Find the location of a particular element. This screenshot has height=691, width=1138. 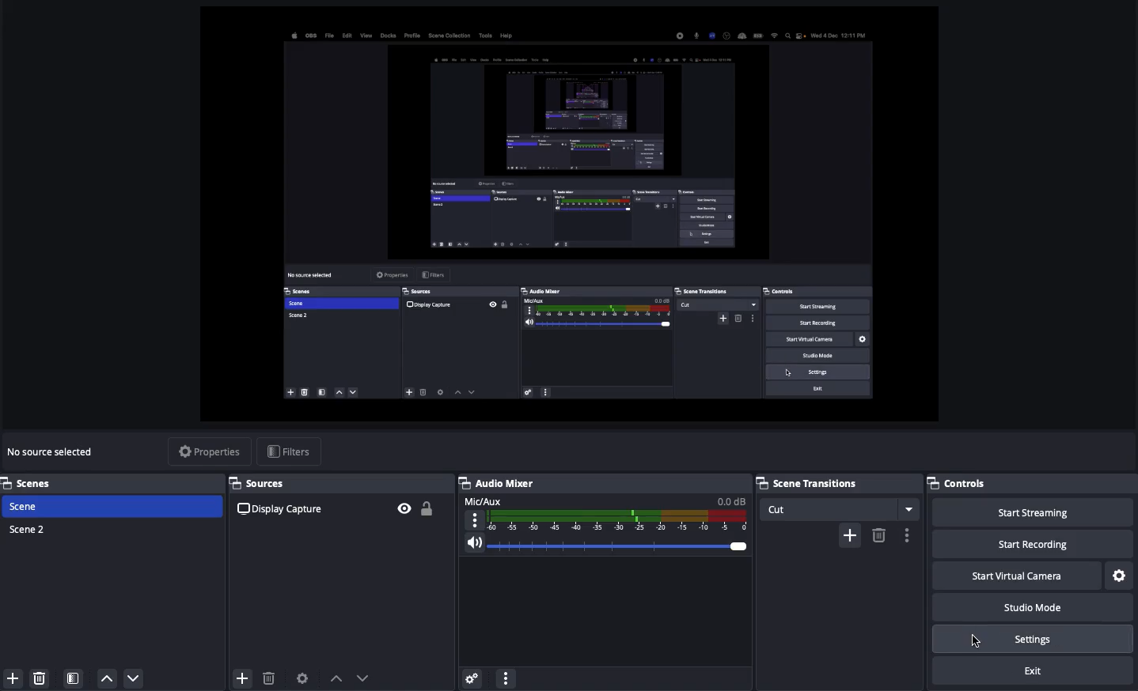

Settings is located at coordinates (1034, 640).